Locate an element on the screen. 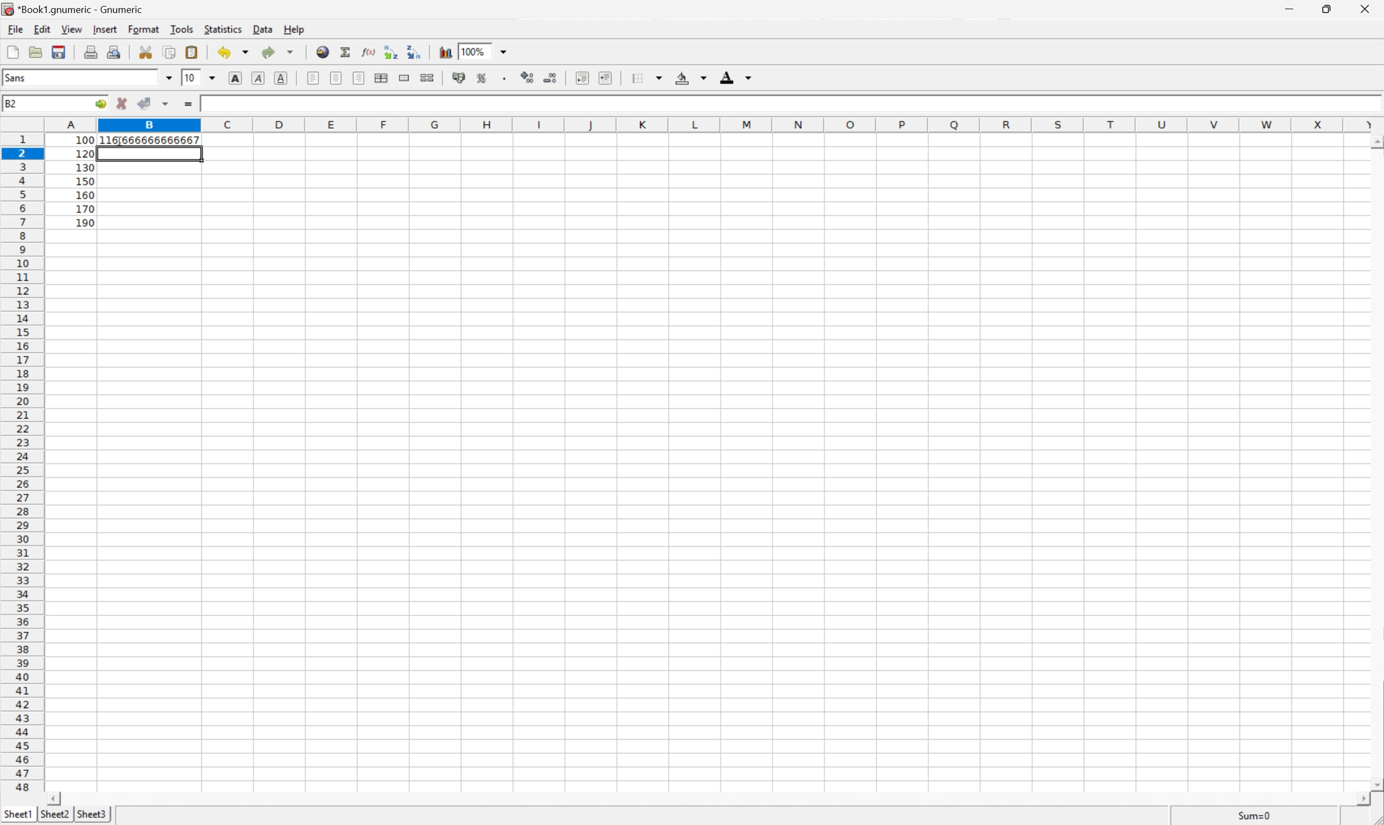  Copy the selection is located at coordinates (170, 53).